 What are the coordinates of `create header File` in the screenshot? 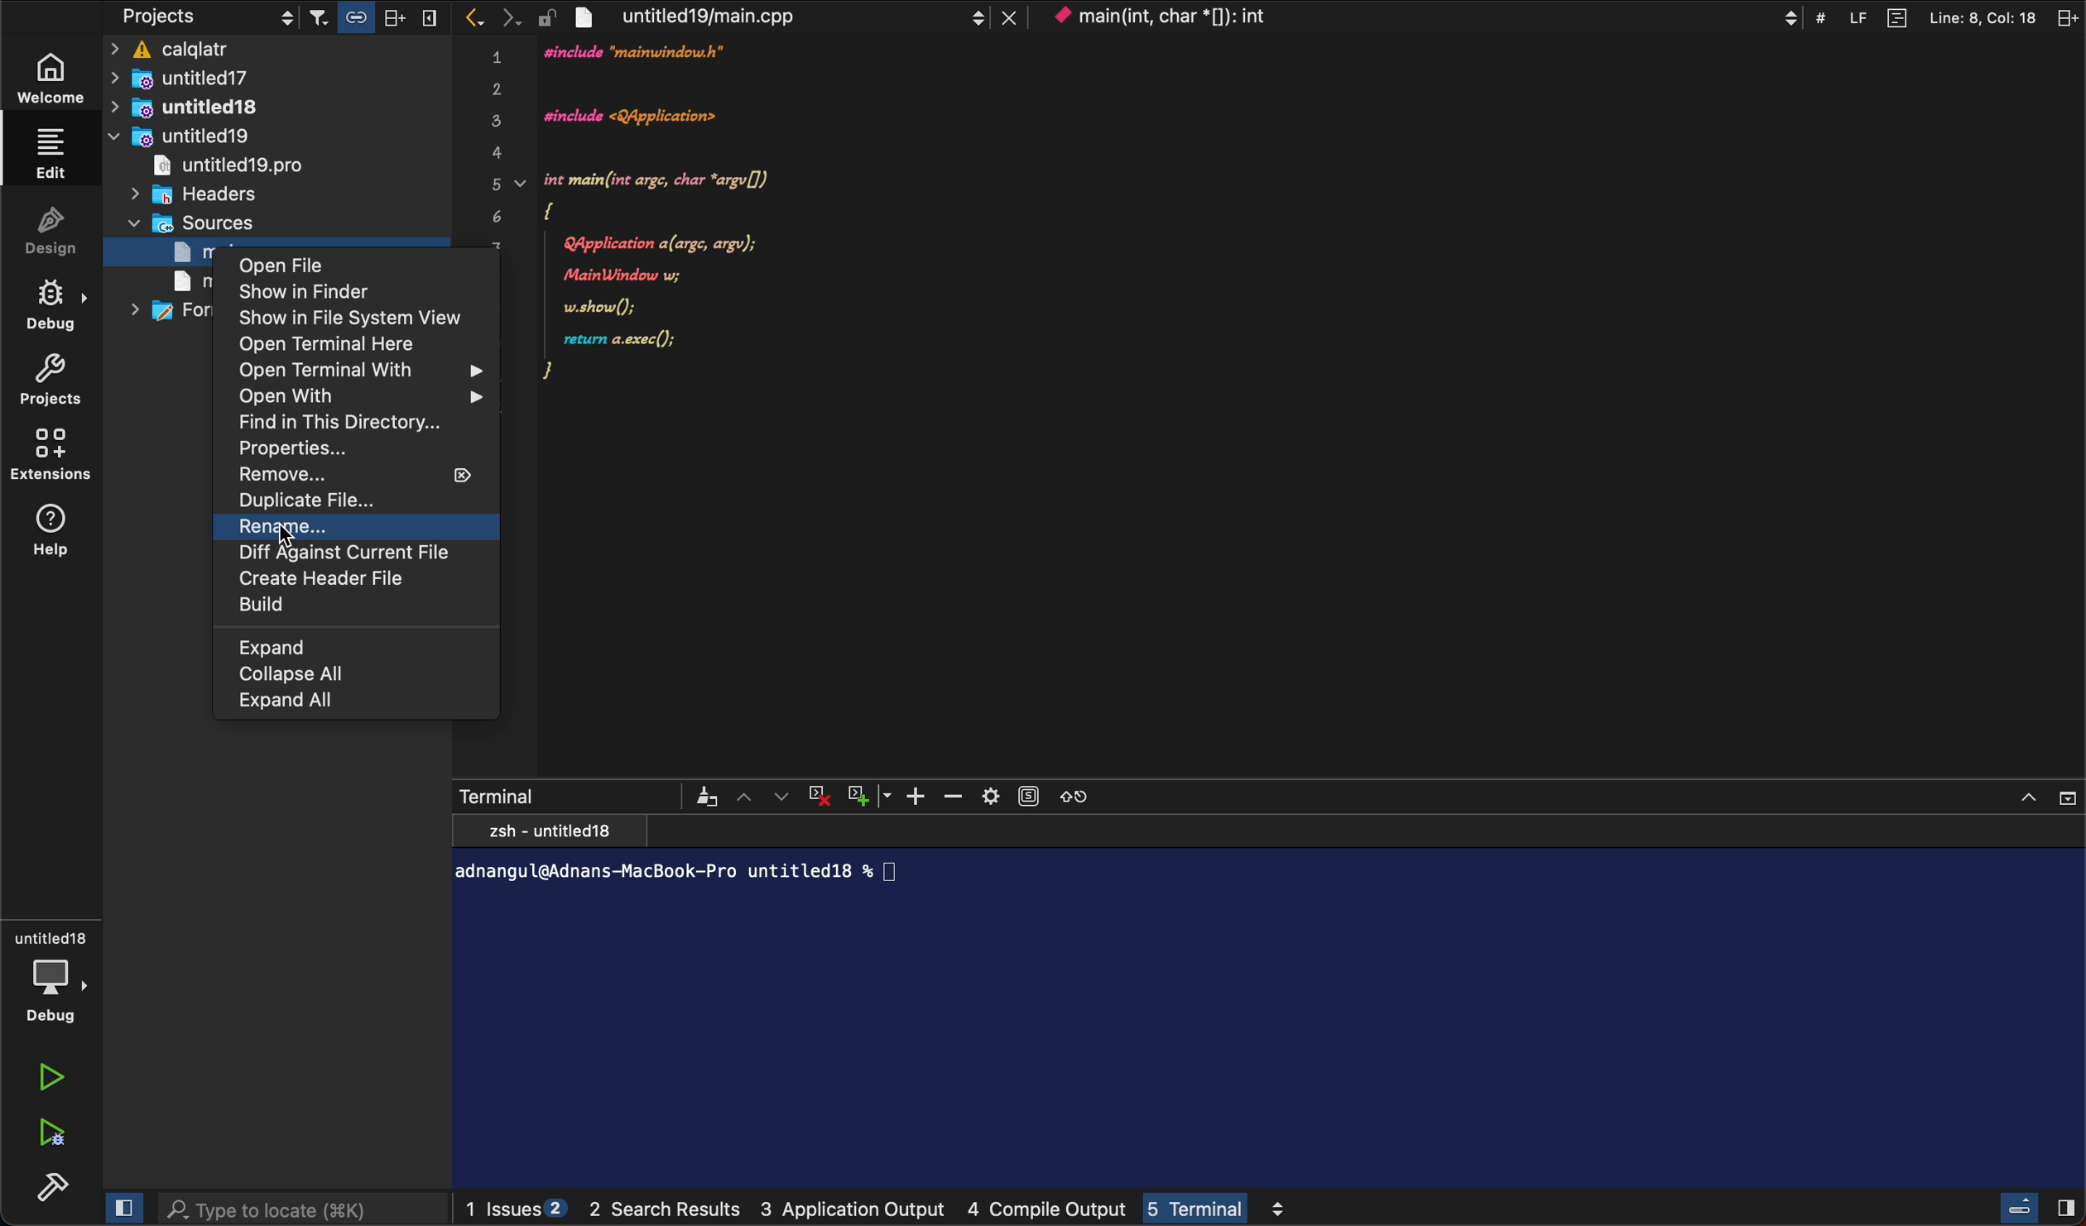 It's located at (354, 582).